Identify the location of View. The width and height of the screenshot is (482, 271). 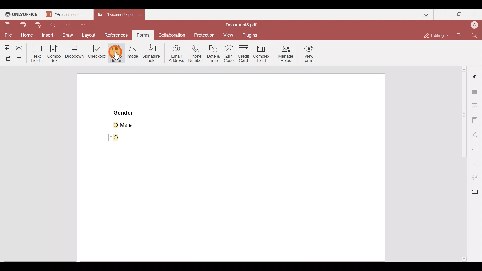
(231, 34).